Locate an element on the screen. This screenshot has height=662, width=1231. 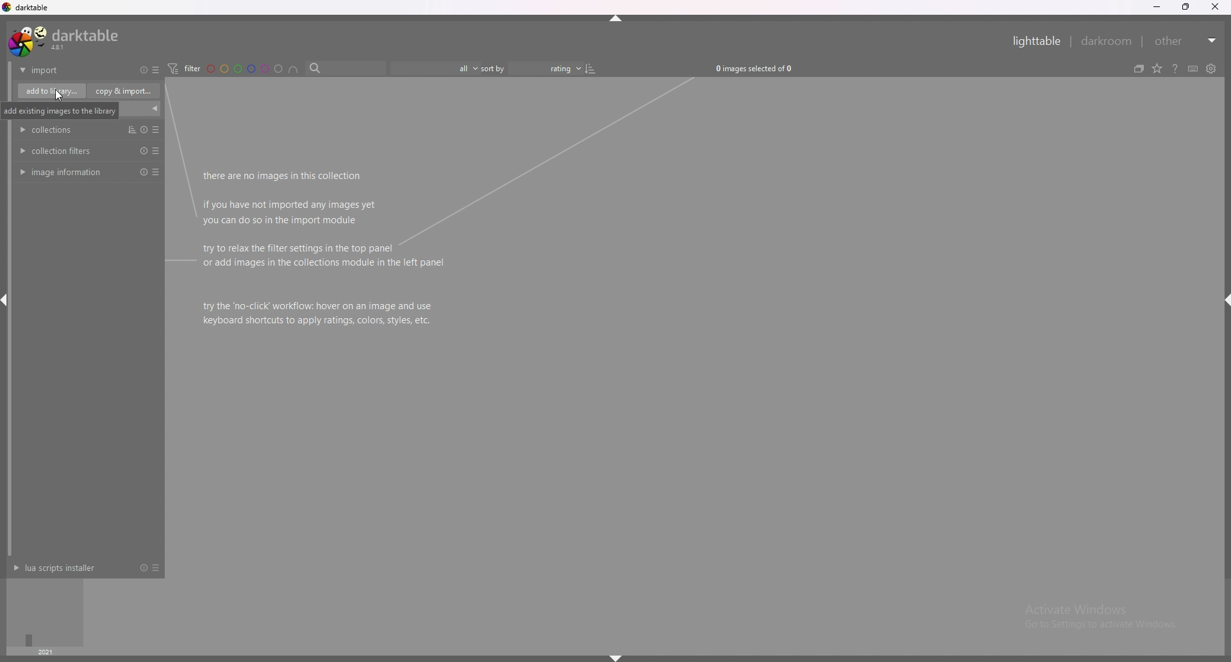
description is located at coordinates (84, 110).